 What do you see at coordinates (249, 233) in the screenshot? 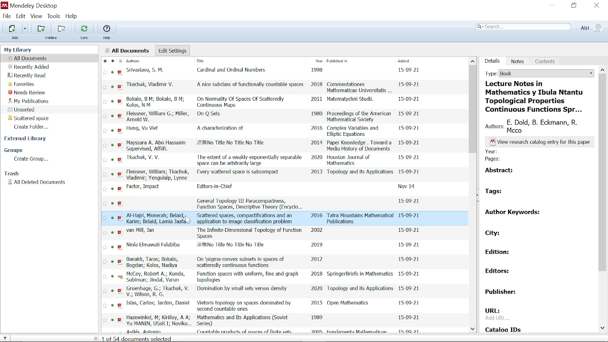
I see `title` at bounding box center [249, 233].